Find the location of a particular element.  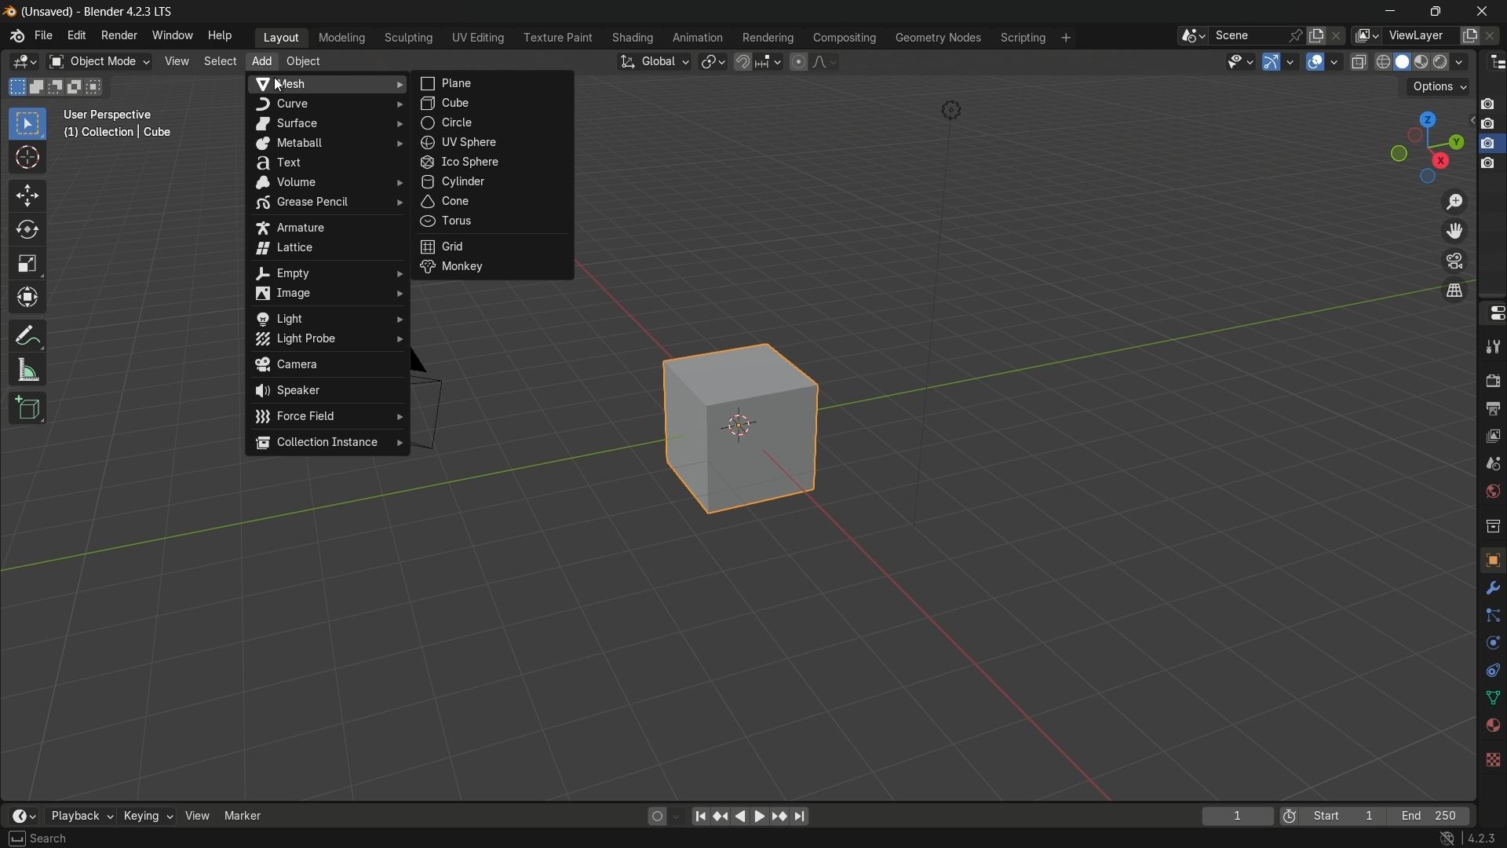

proportional editing fallout is located at coordinates (822, 61).